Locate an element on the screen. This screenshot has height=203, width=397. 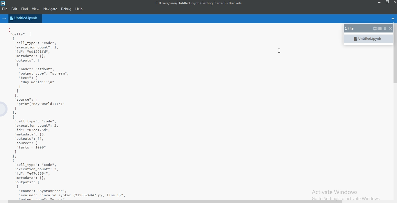
1 files is located at coordinates (351, 29).